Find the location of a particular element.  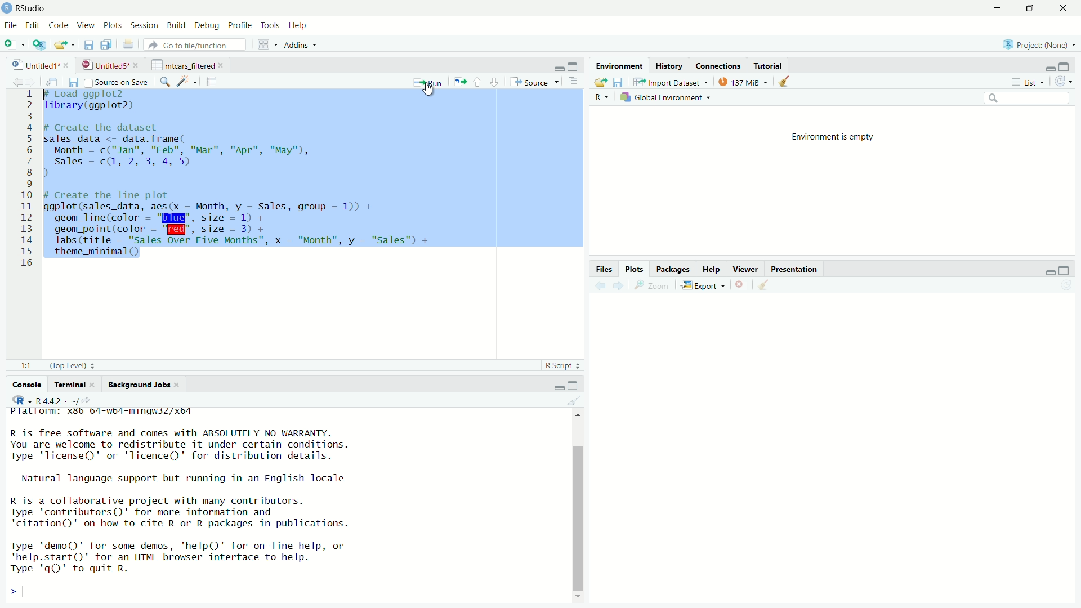

maximize is located at coordinates (575, 66).